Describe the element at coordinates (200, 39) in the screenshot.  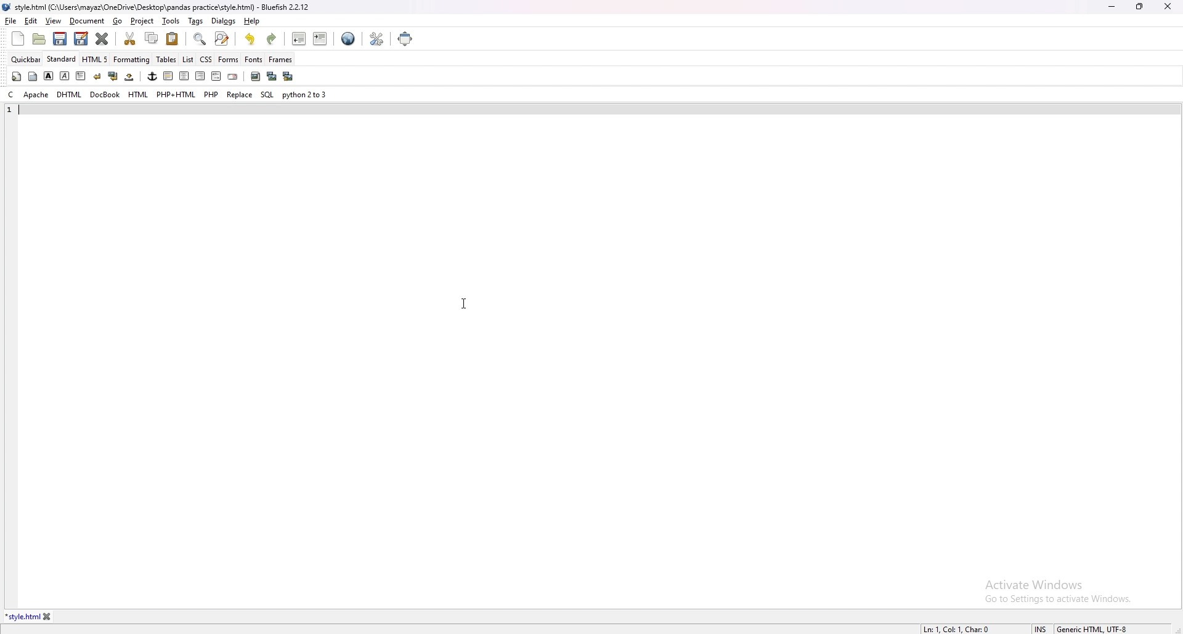
I see `find bar` at that location.